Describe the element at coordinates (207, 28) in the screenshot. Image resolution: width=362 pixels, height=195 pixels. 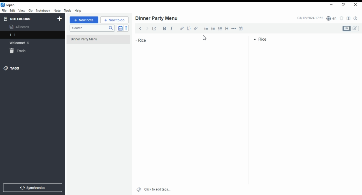
I see `bullet list` at that location.